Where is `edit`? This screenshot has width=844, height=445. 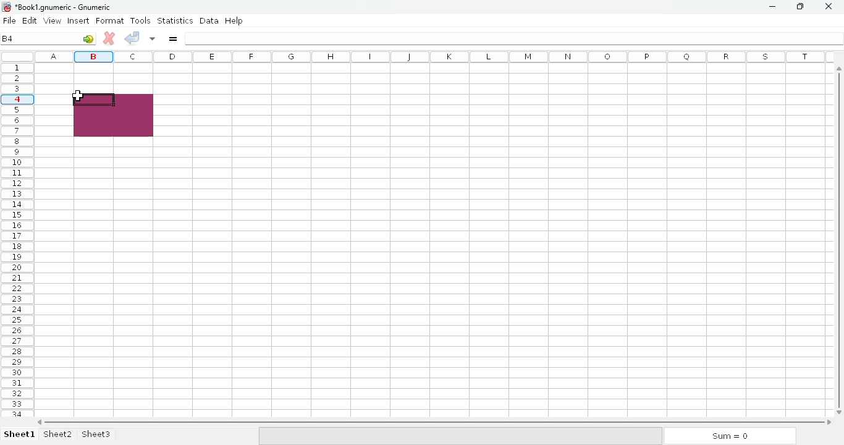
edit is located at coordinates (30, 20).